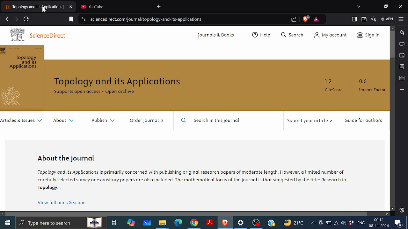 This screenshot has width=408, height=229. I want to click on Adobe reader, so click(210, 223).